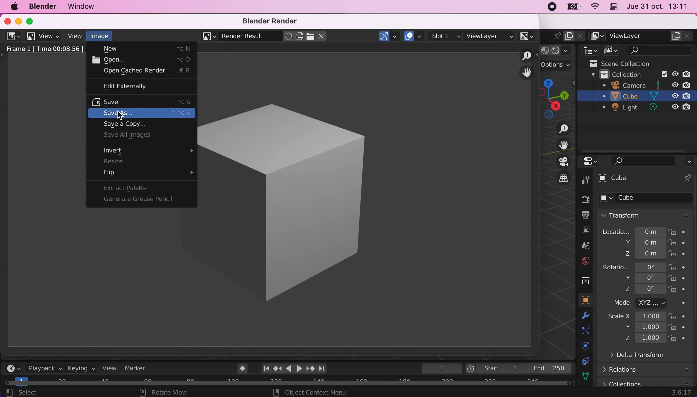  Describe the element at coordinates (588, 162) in the screenshot. I see `editor type` at that location.